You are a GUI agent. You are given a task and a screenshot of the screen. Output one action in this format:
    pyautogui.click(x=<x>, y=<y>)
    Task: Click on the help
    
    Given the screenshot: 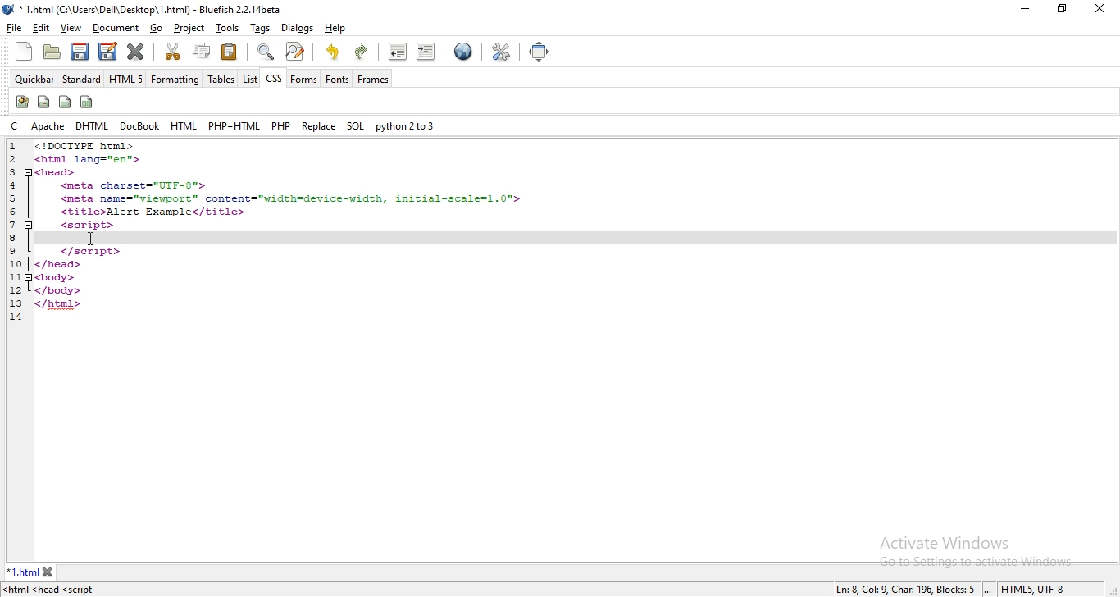 What is the action you would take?
    pyautogui.click(x=334, y=30)
    